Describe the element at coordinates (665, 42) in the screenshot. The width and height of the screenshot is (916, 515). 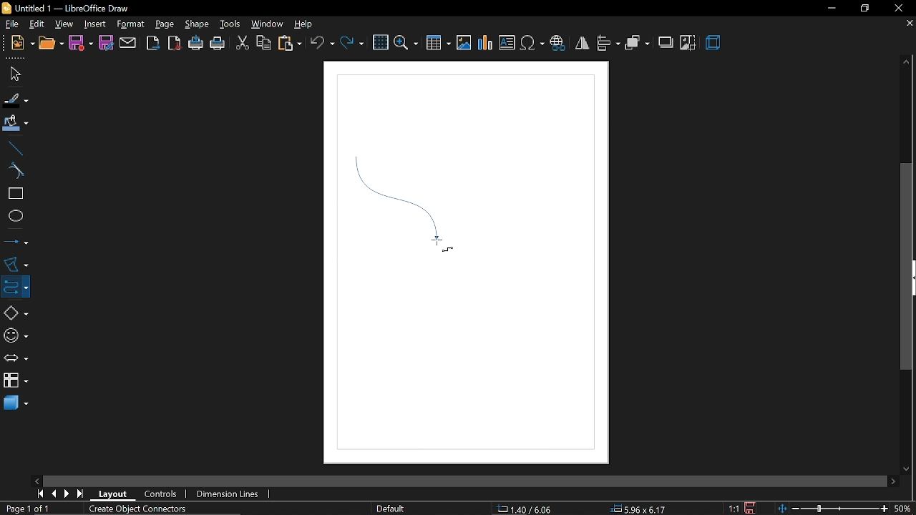
I see `shadow` at that location.